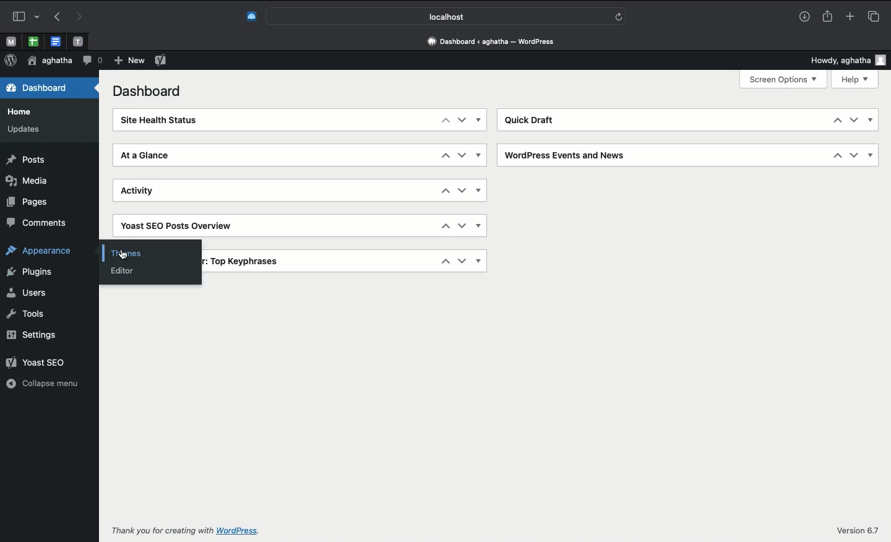 This screenshot has height=542, width=891. I want to click on Top key phrases, so click(247, 260).